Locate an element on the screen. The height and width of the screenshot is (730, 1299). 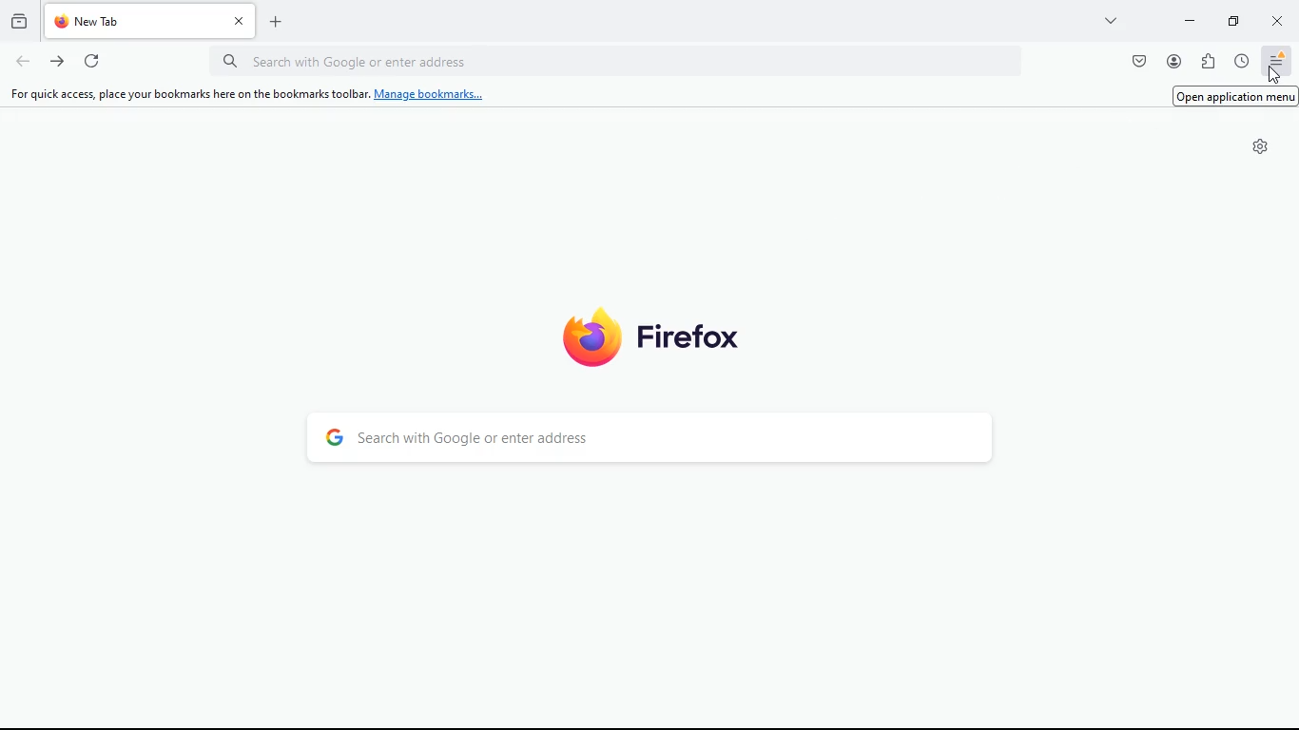
Open application menu is located at coordinates (1236, 96).